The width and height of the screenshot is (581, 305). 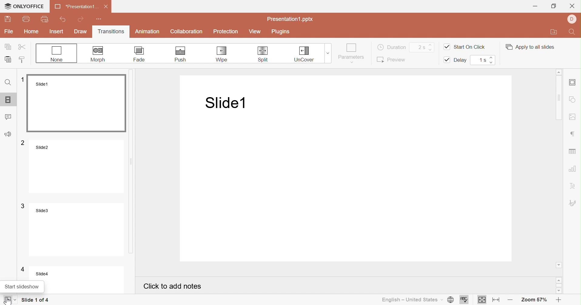 What do you see at coordinates (99, 19) in the screenshot?
I see `Customize Quick Access Toolbar` at bounding box center [99, 19].